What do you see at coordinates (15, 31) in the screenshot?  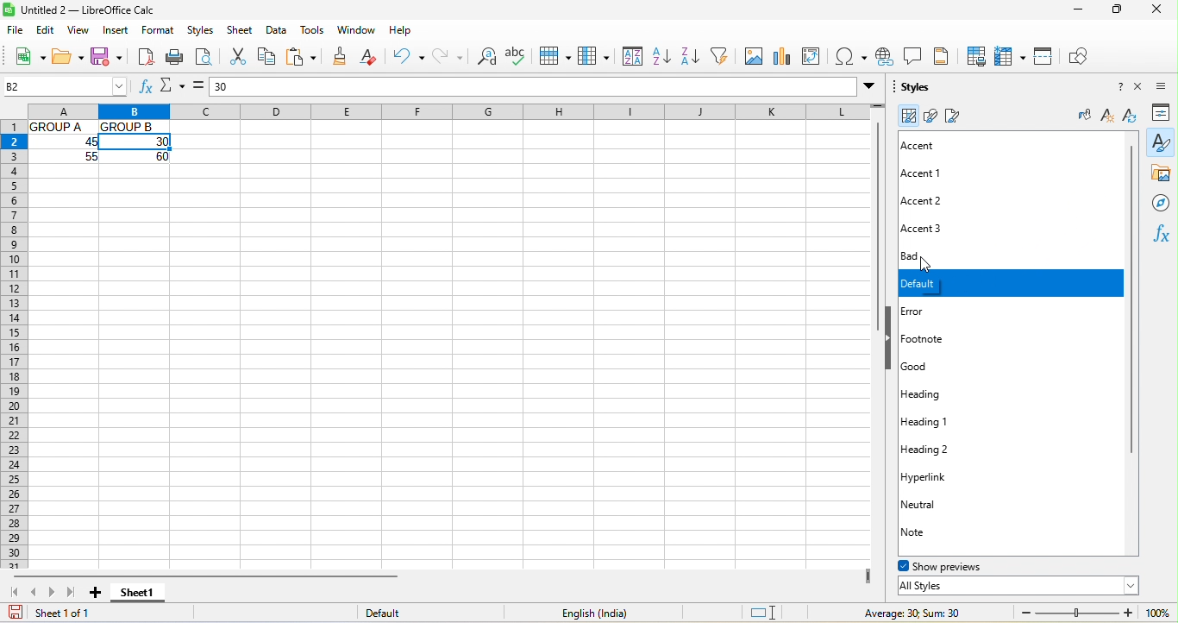 I see `file` at bounding box center [15, 31].